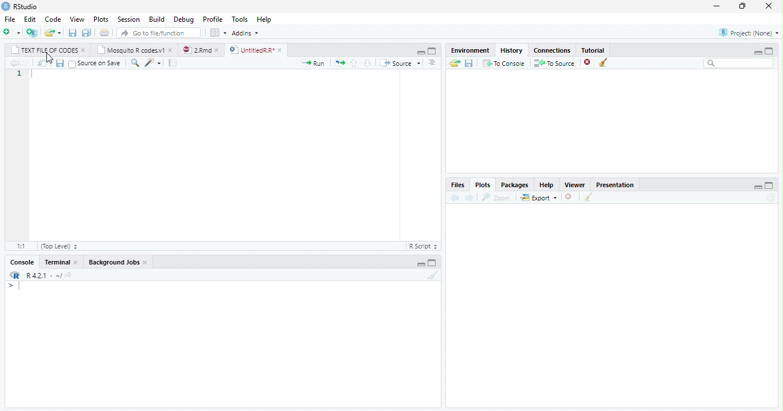 The image size is (783, 411). Describe the element at coordinates (770, 186) in the screenshot. I see `maximize` at that location.